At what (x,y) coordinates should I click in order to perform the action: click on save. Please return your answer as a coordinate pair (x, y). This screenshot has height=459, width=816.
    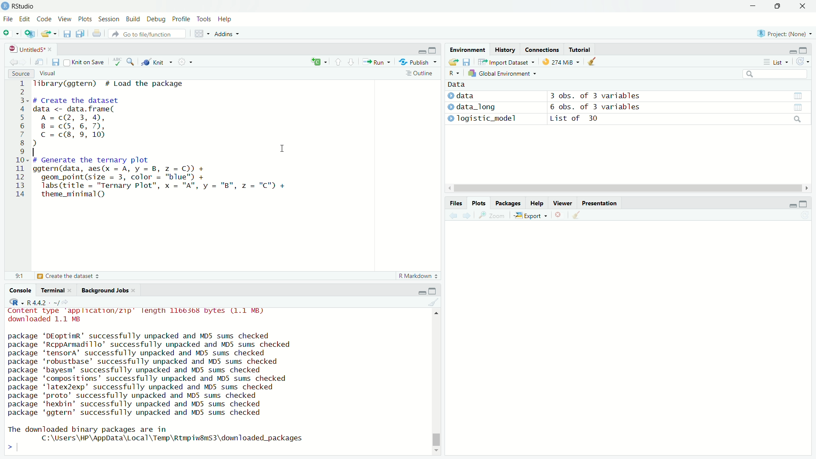
    Looking at the image, I should click on (468, 61).